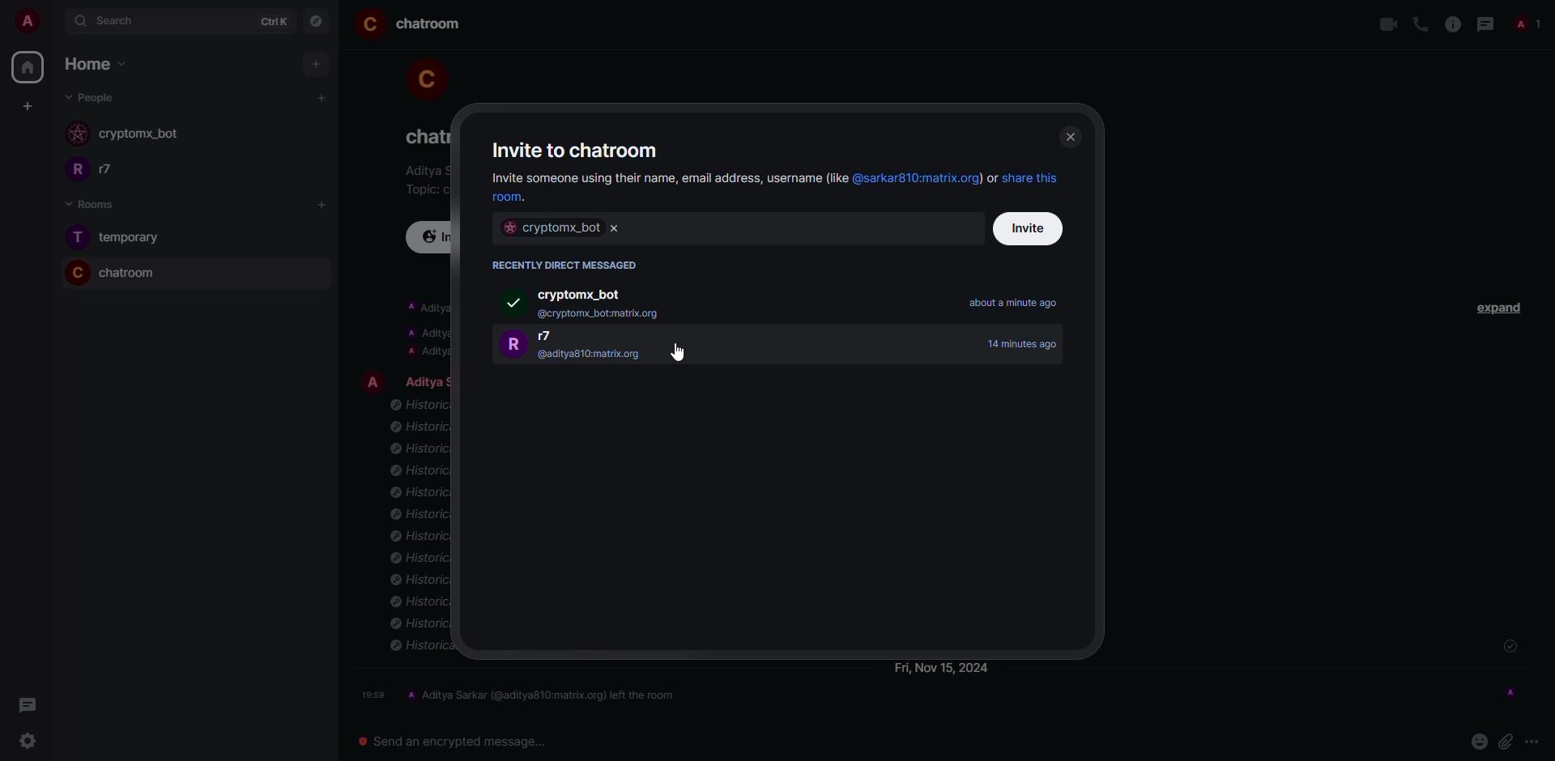 Image resolution: width=1555 pixels, height=761 pixels. Describe the element at coordinates (1478, 740) in the screenshot. I see `emoji` at that location.